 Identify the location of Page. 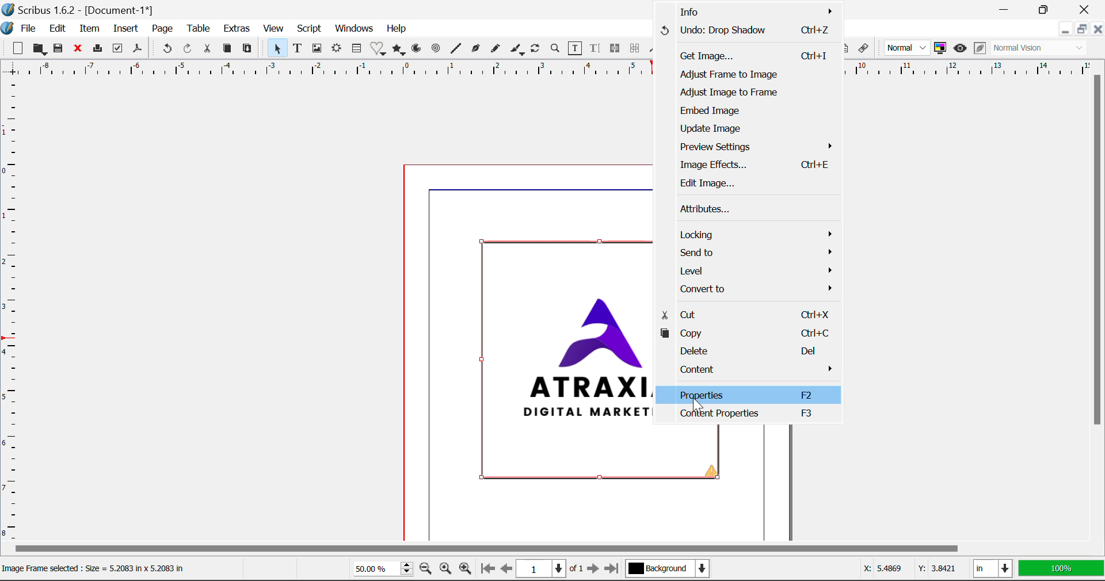
(162, 30).